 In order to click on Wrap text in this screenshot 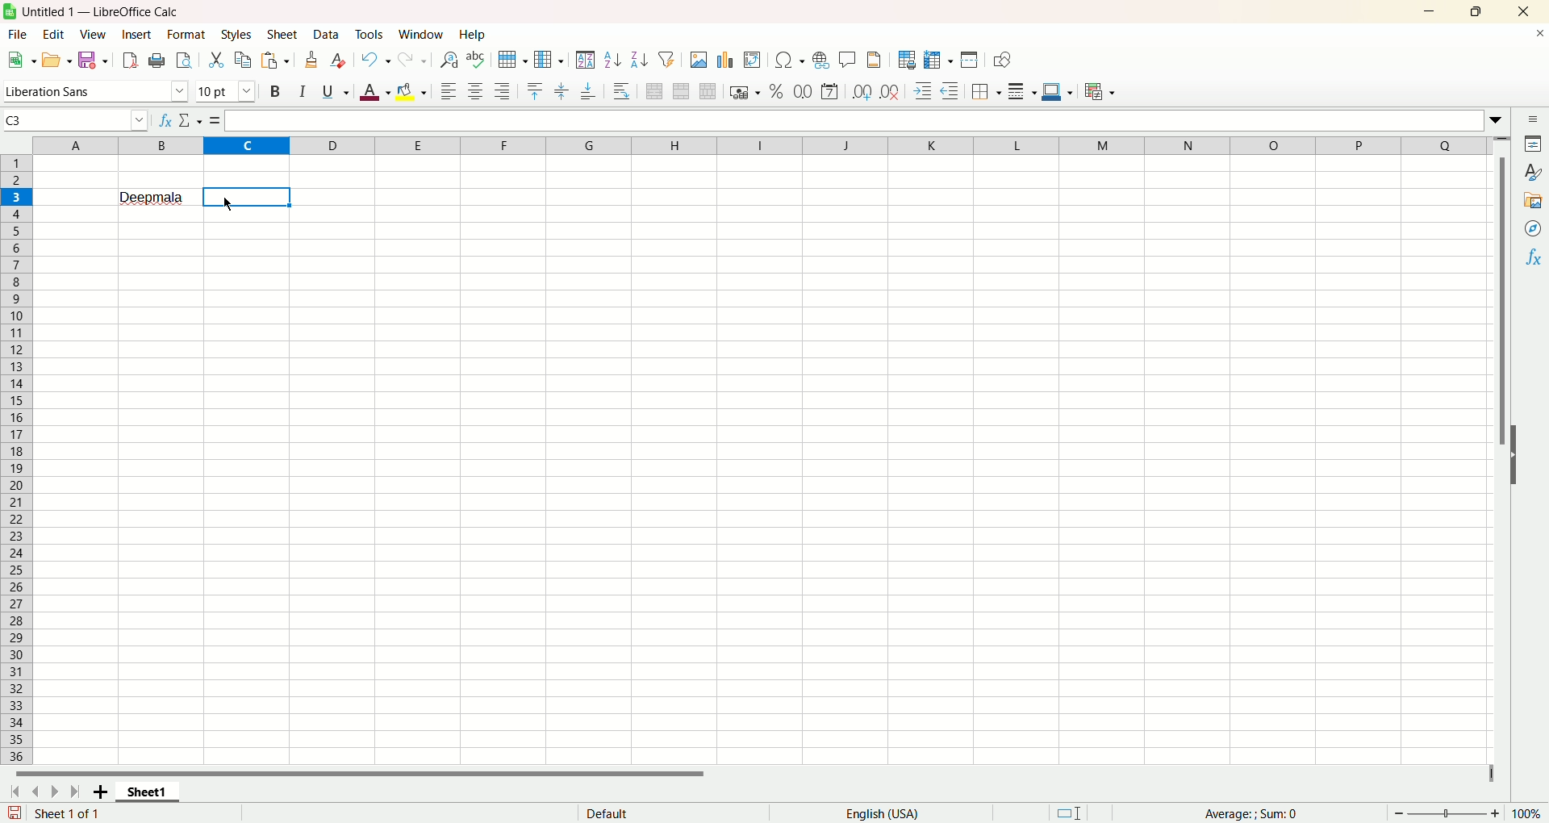, I will do `click(621, 90)`.